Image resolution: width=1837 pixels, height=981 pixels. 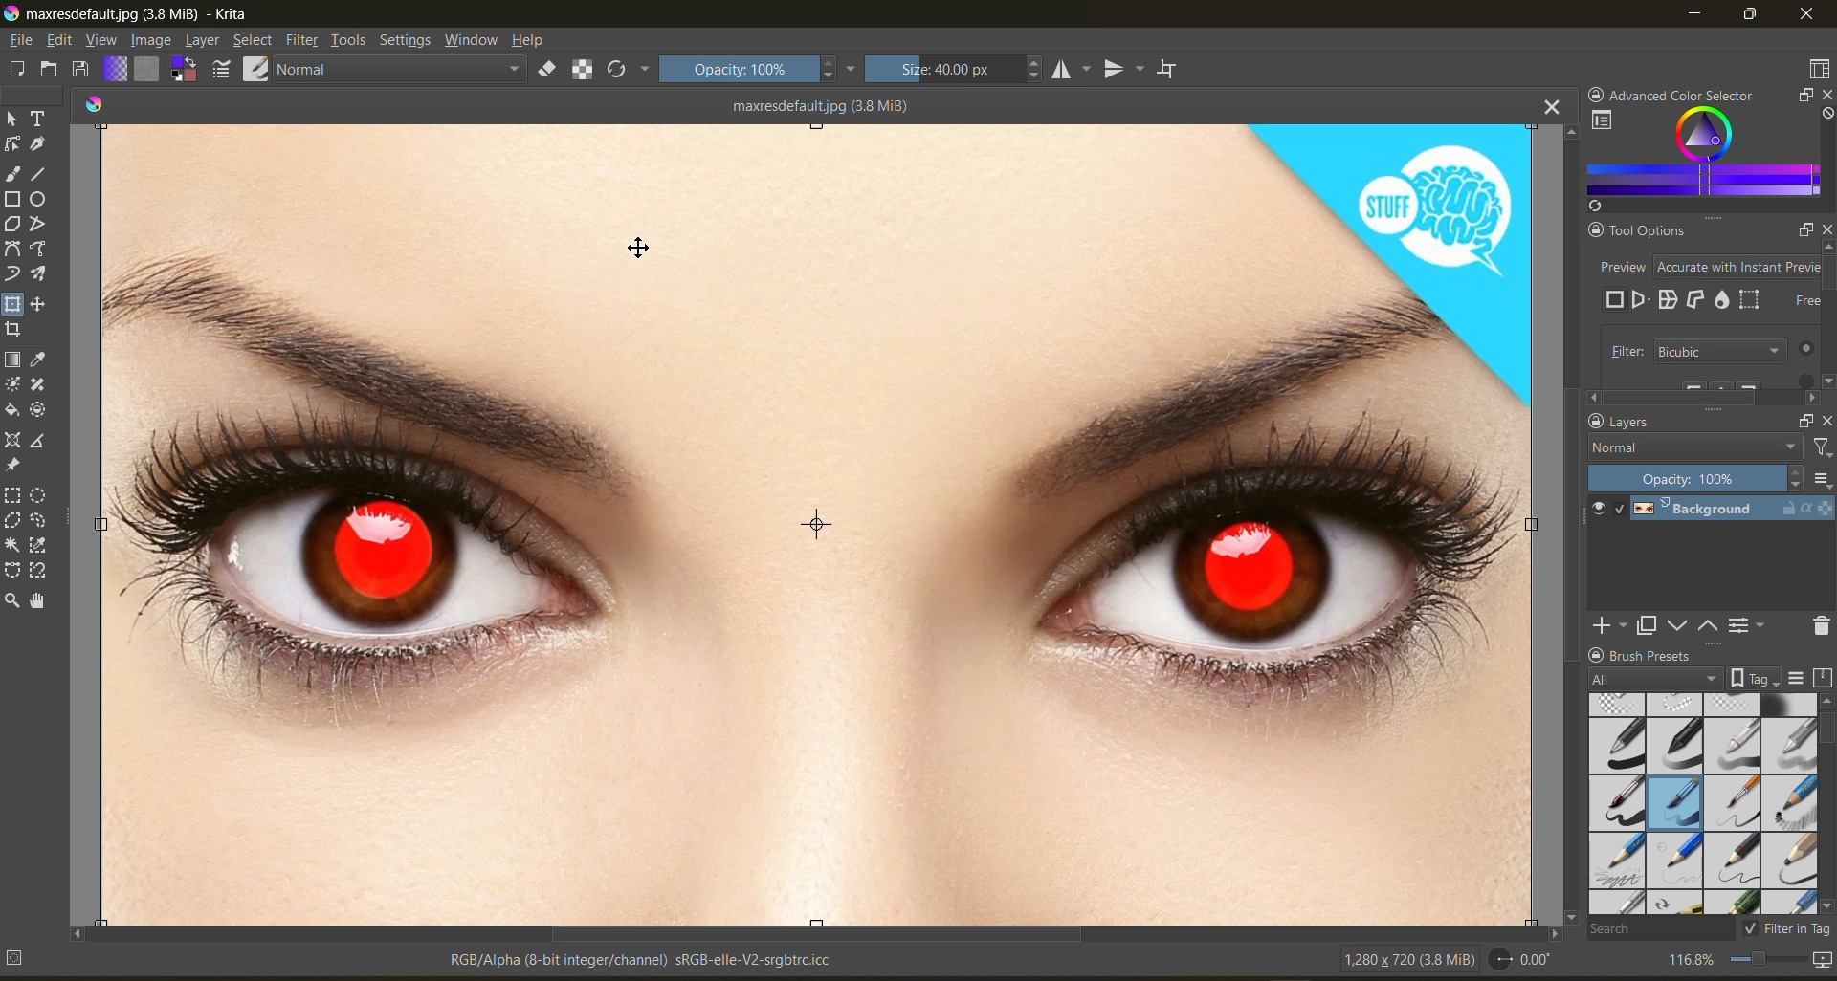 I want to click on window, so click(x=475, y=43).